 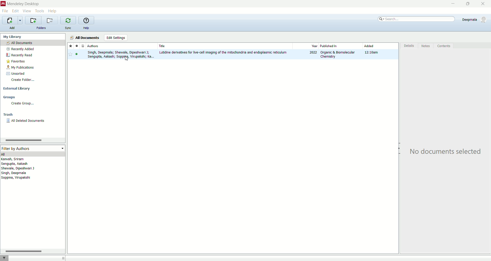 I want to click on recently added, so click(x=32, y=49).